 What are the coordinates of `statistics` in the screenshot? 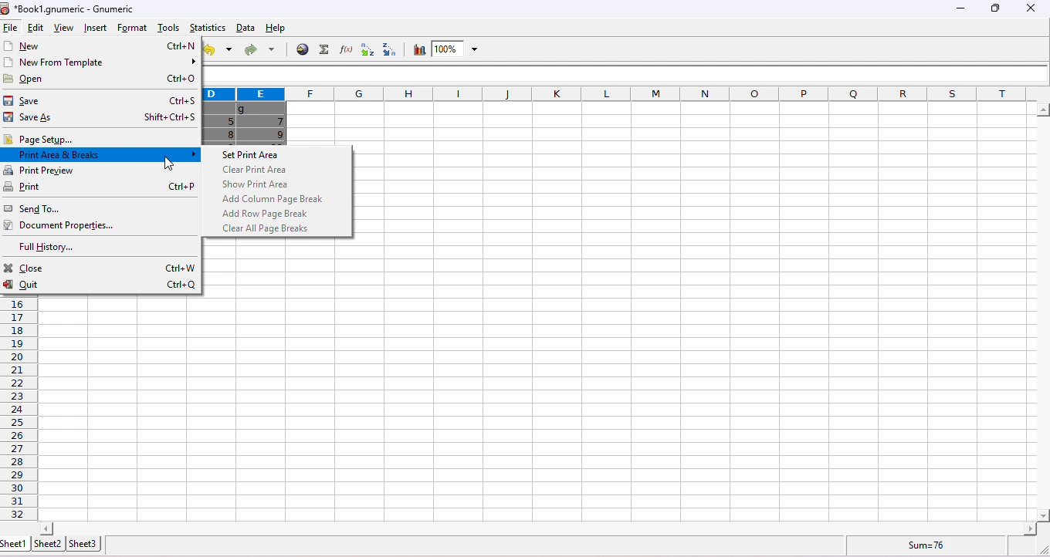 It's located at (206, 27).